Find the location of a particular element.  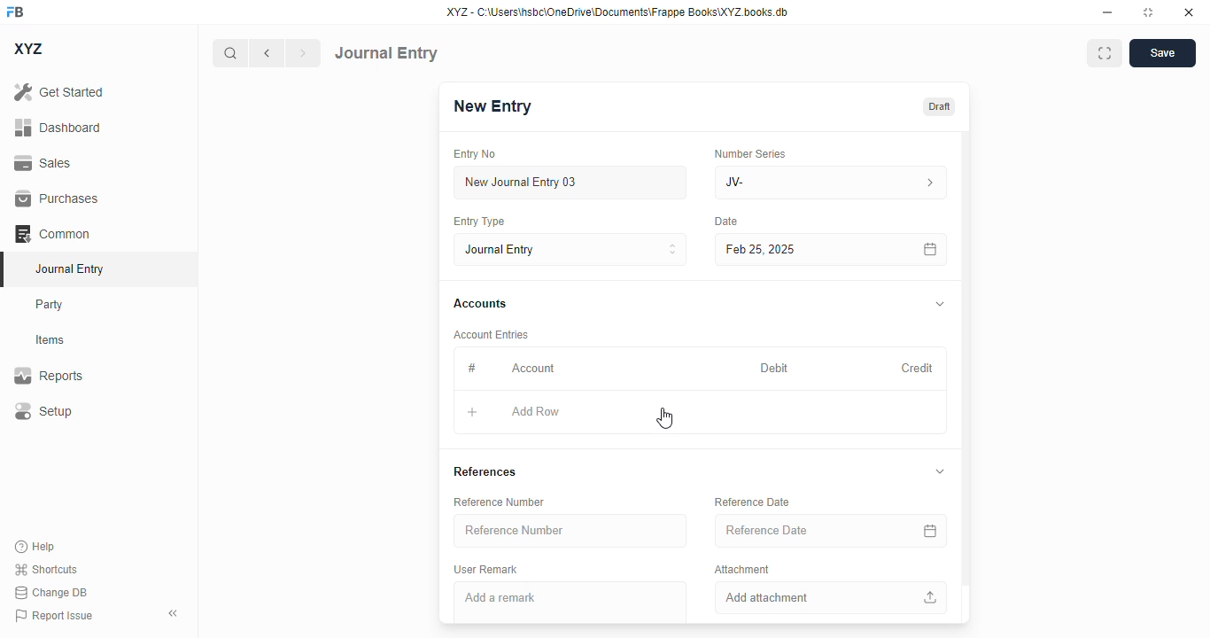

attachment is located at coordinates (742, 568).